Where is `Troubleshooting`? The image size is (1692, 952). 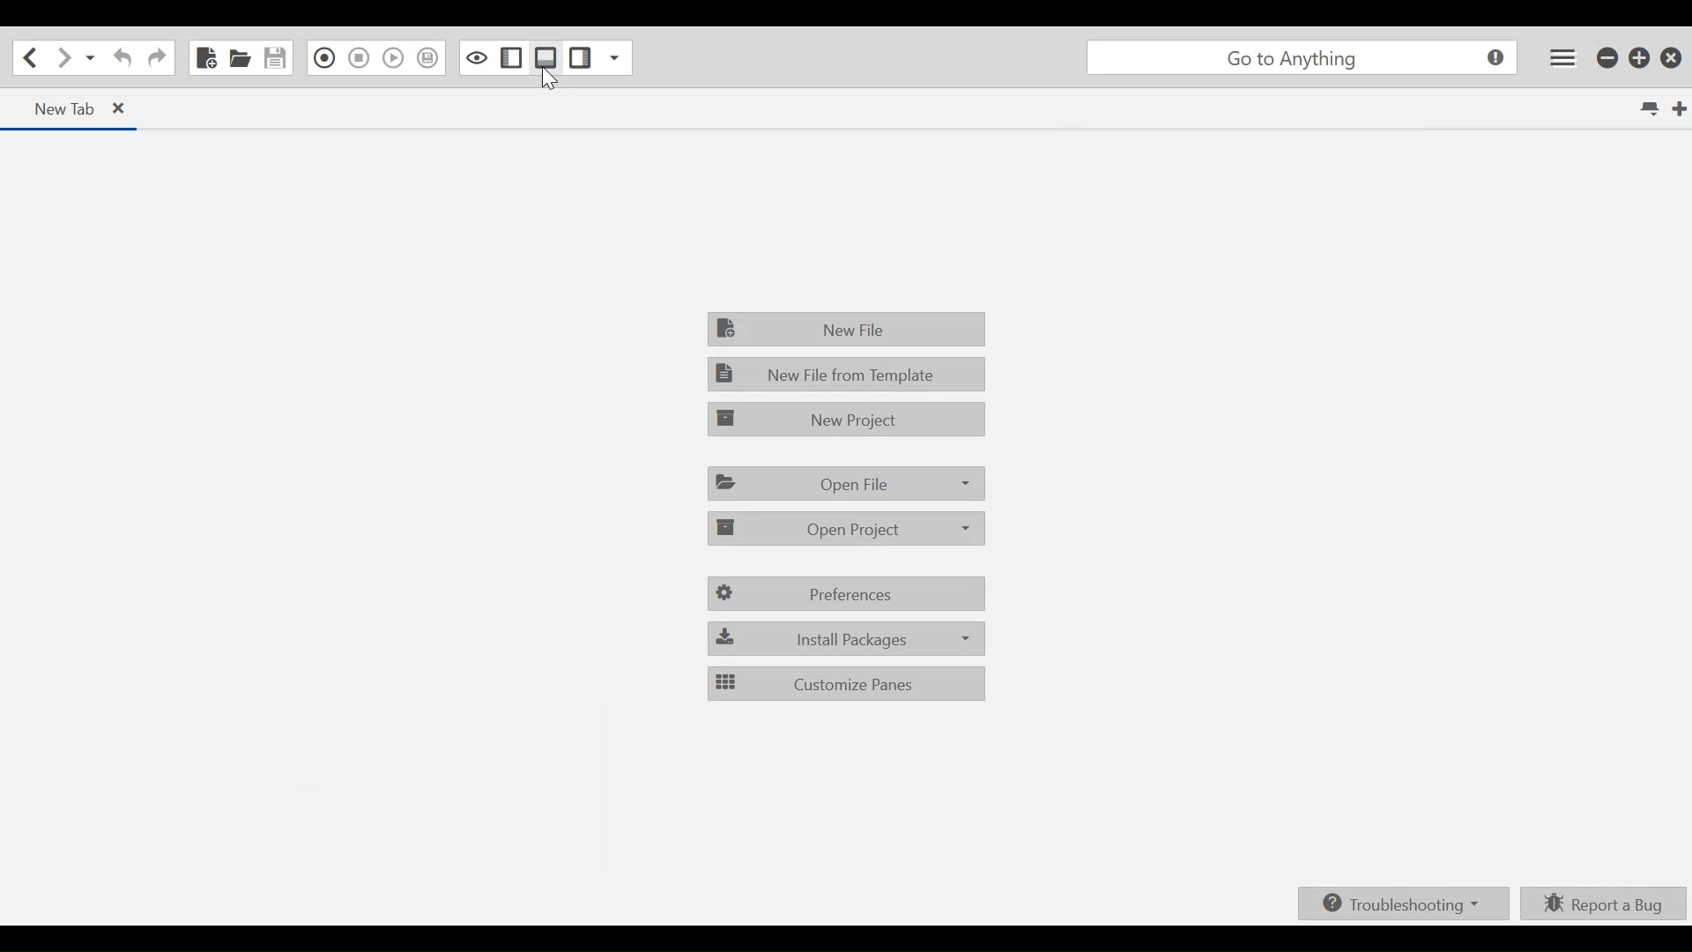 Troubleshooting is located at coordinates (1402, 904).